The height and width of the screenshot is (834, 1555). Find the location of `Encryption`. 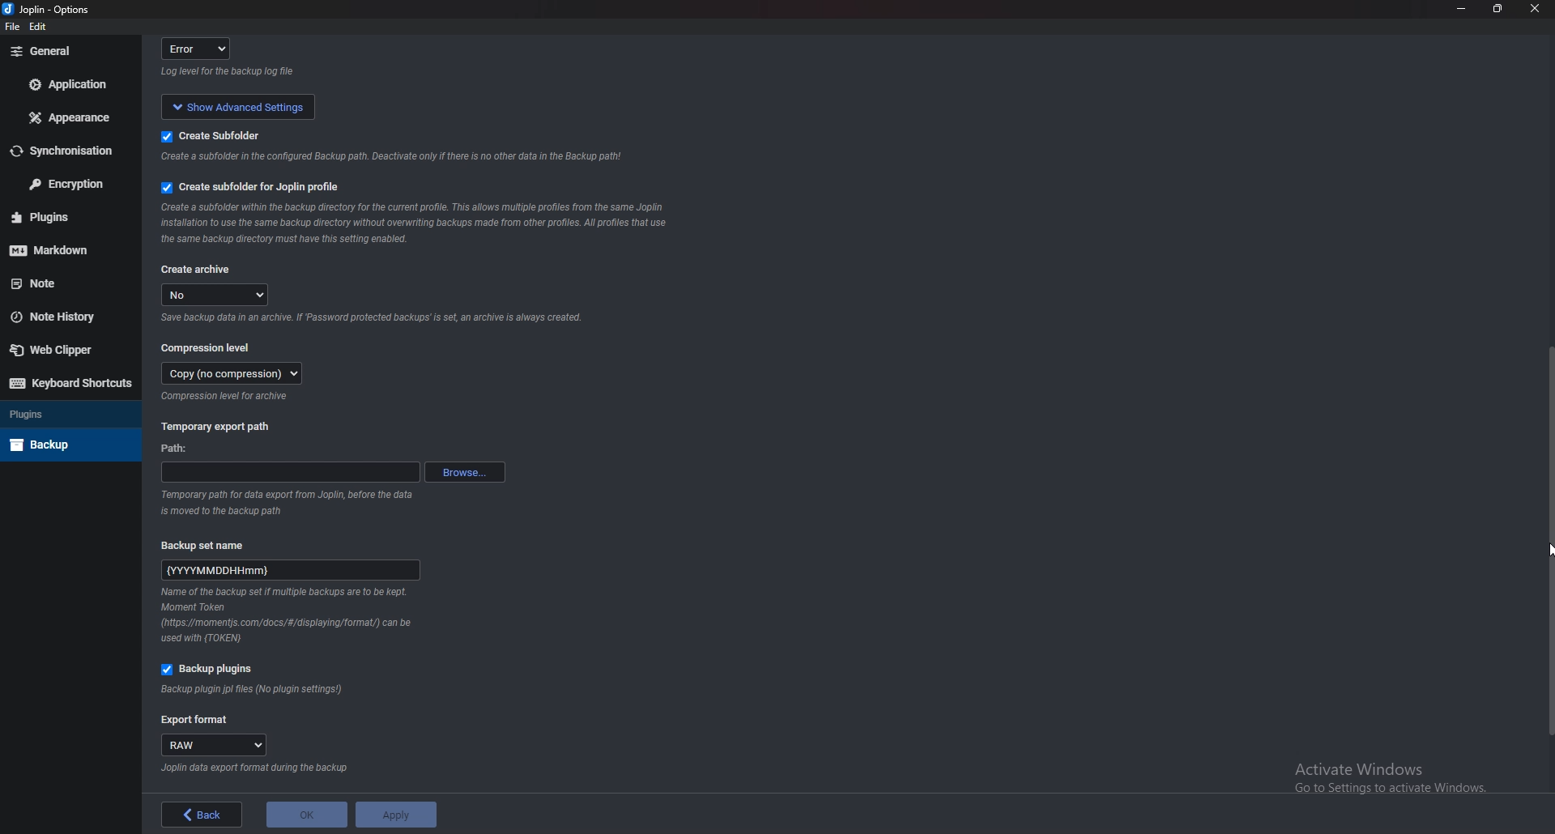

Encryption is located at coordinates (67, 183).